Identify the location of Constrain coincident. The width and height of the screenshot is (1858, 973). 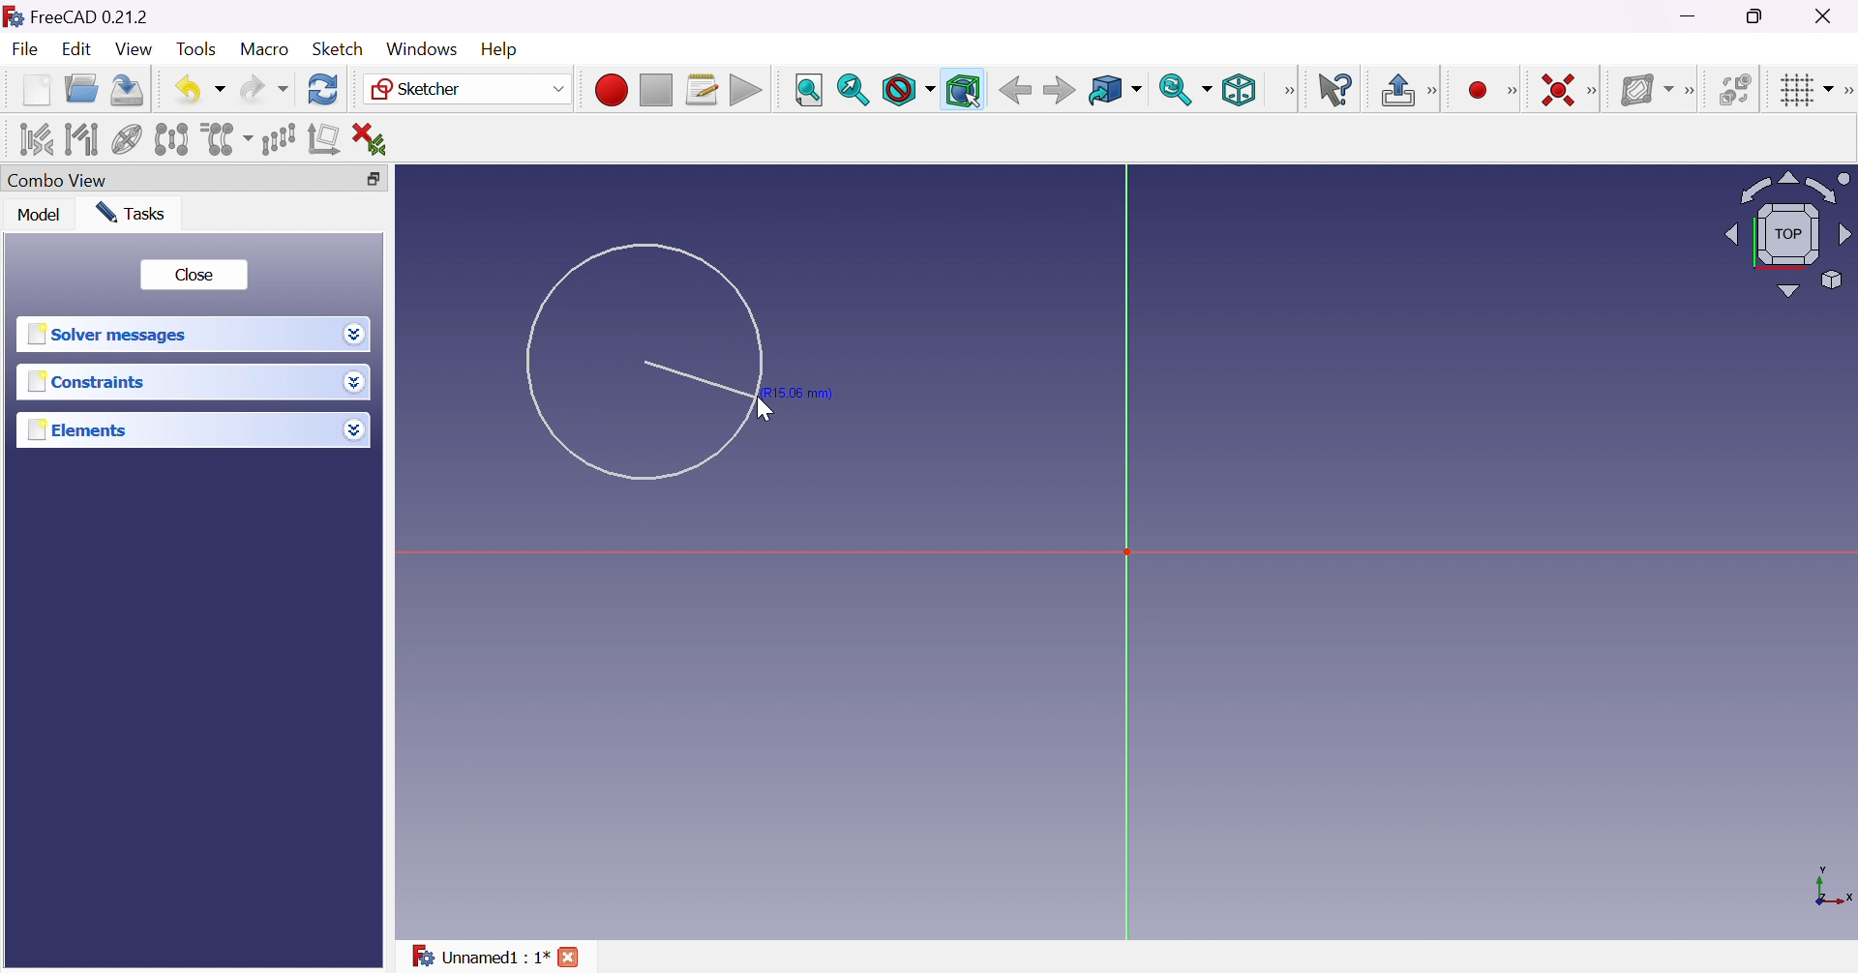
(1556, 90).